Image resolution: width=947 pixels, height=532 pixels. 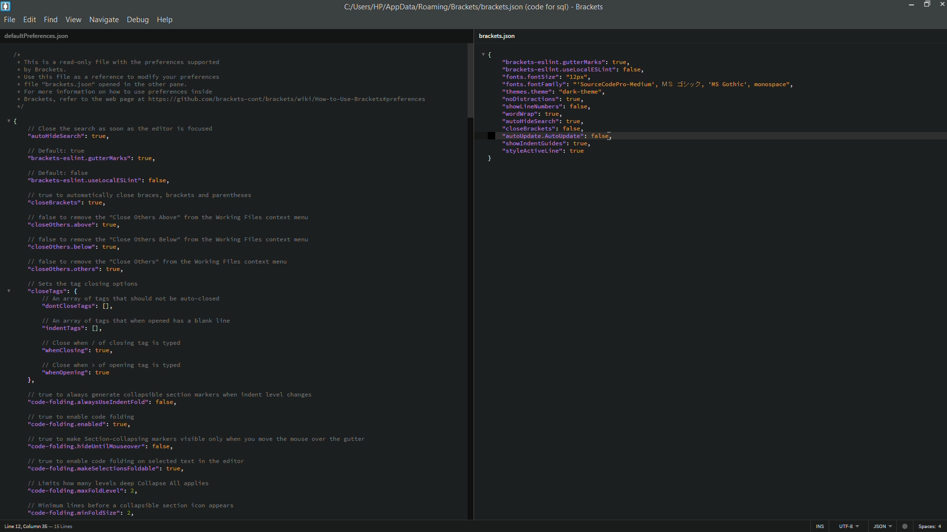 I want to click on edit menu, so click(x=30, y=20).